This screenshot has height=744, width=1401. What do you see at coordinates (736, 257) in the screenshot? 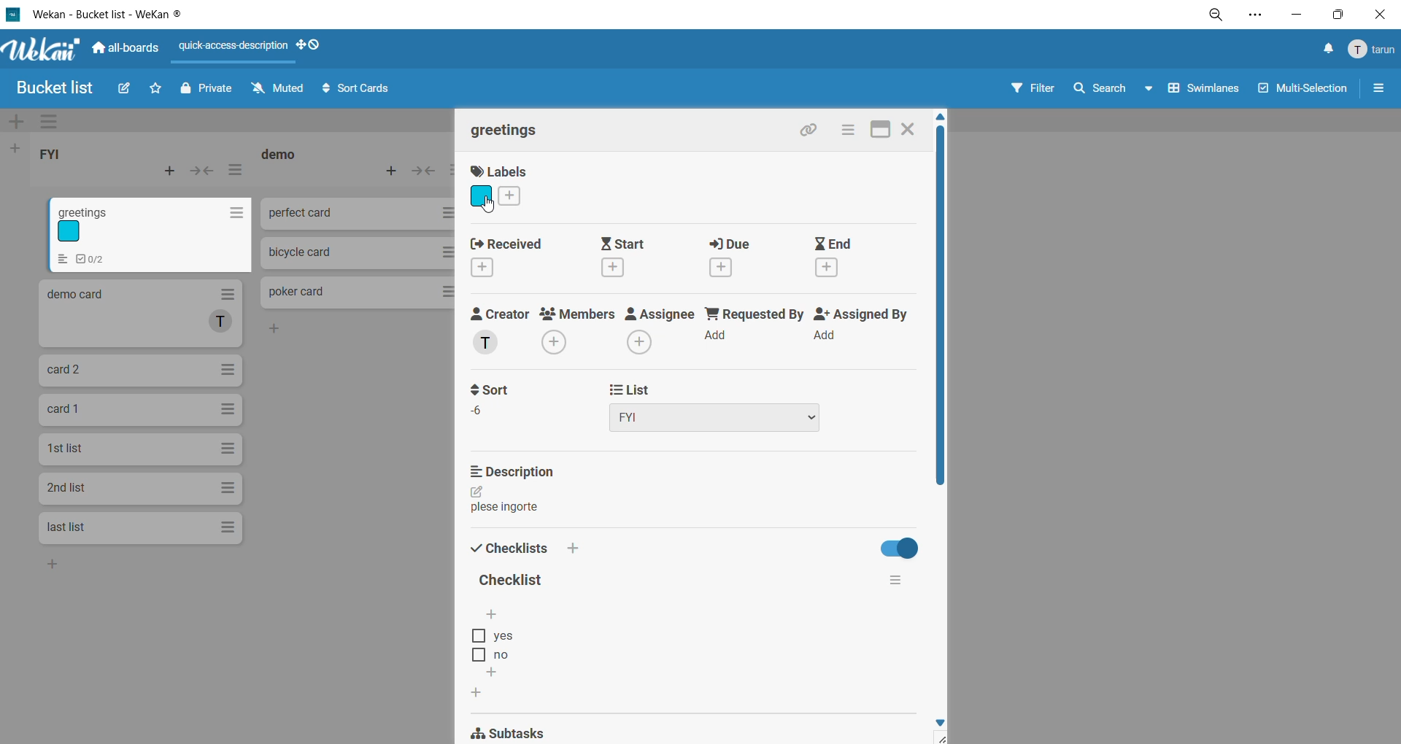
I see `due` at bounding box center [736, 257].